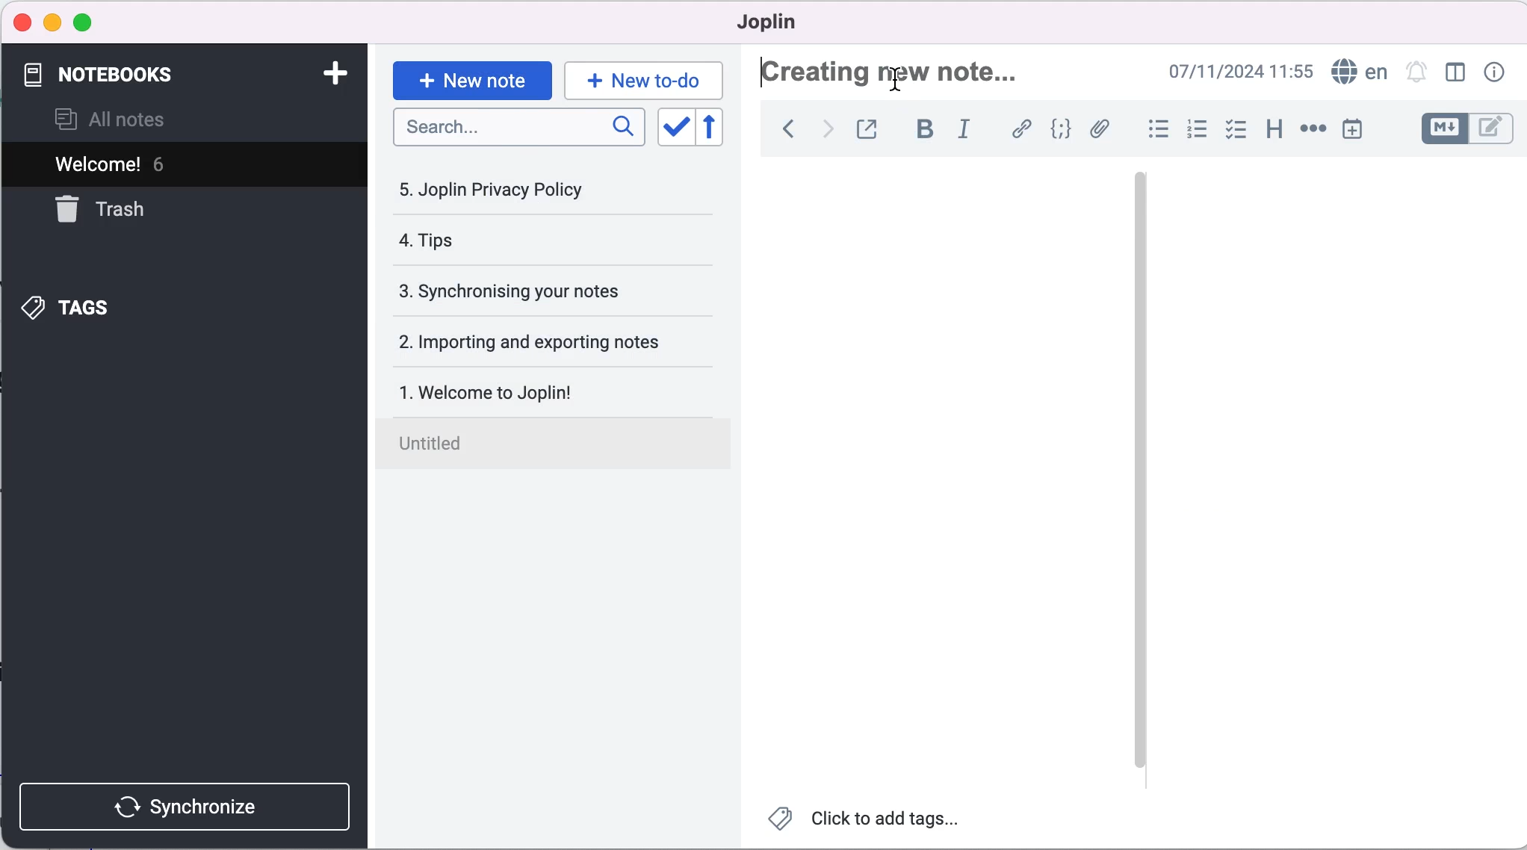 This screenshot has height=850, width=1527. I want to click on forward, so click(823, 133).